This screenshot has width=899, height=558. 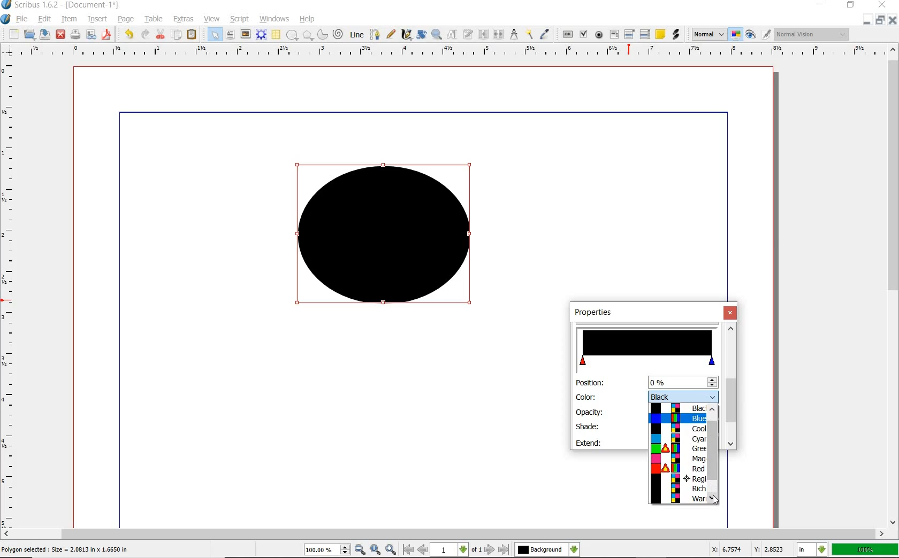 I want to click on SCROLLBAR, so click(x=894, y=284).